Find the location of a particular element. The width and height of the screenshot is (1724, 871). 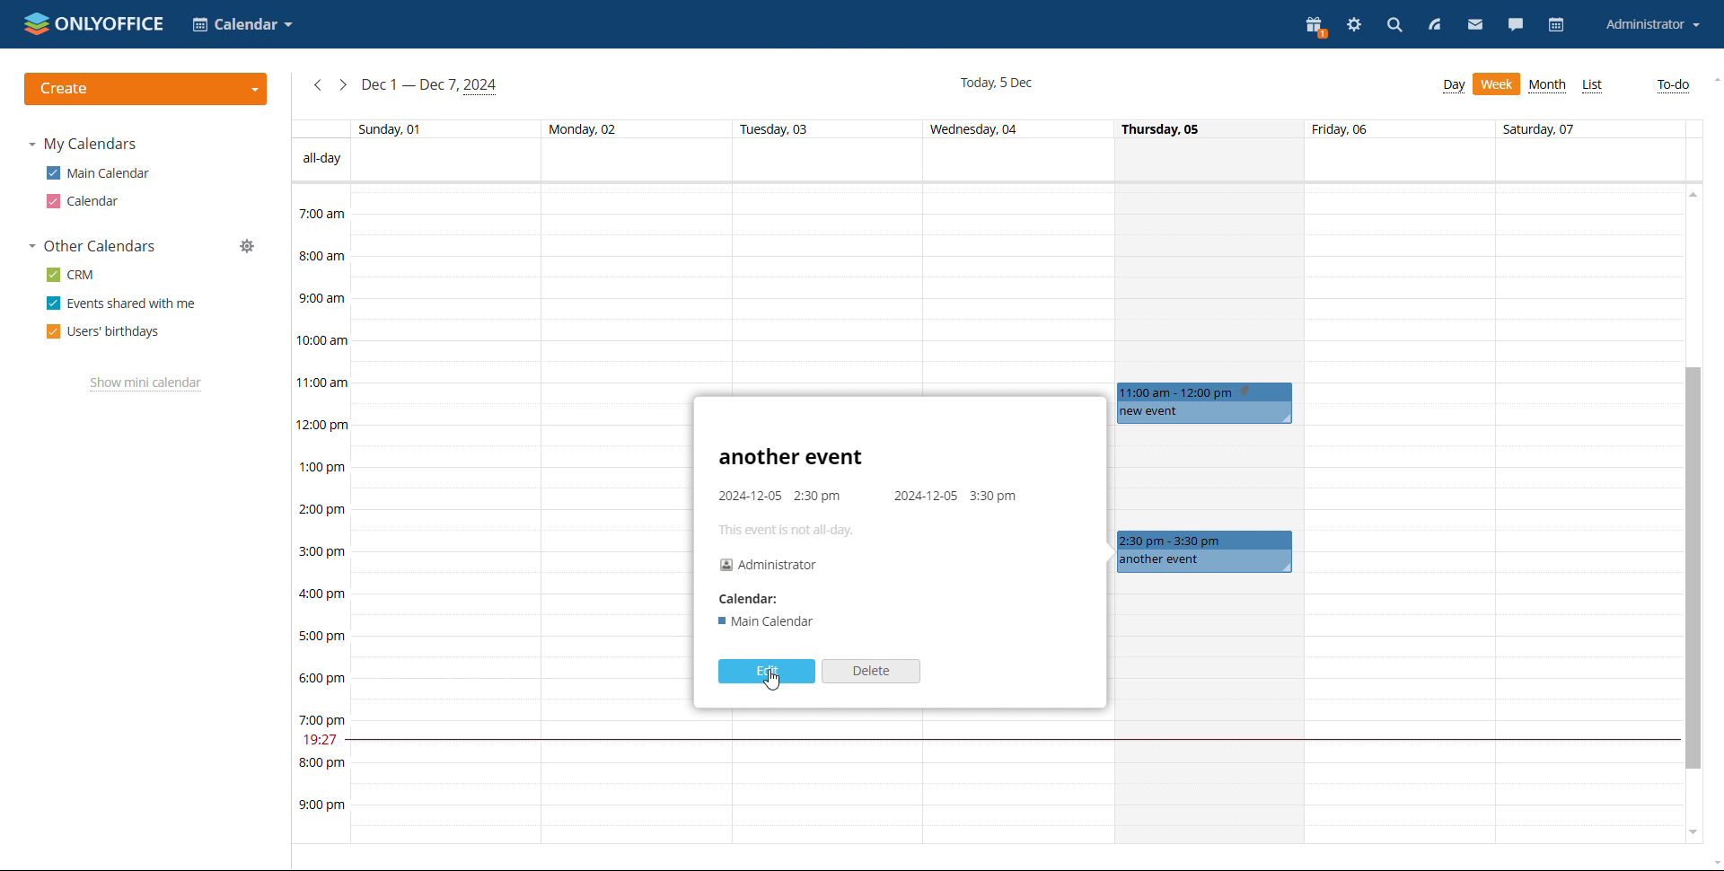

cursor is located at coordinates (774, 682).